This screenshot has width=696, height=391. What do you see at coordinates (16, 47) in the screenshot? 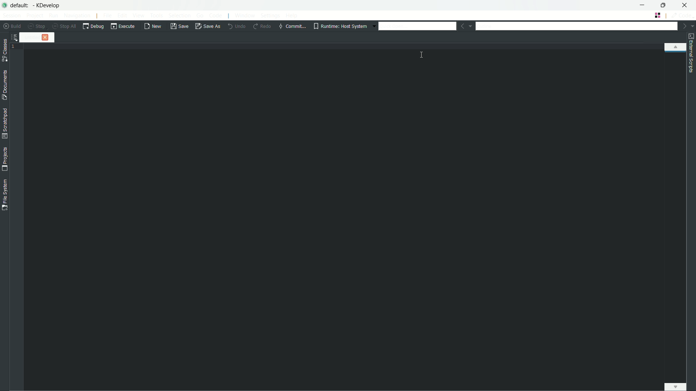
I see `1` at bounding box center [16, 47].